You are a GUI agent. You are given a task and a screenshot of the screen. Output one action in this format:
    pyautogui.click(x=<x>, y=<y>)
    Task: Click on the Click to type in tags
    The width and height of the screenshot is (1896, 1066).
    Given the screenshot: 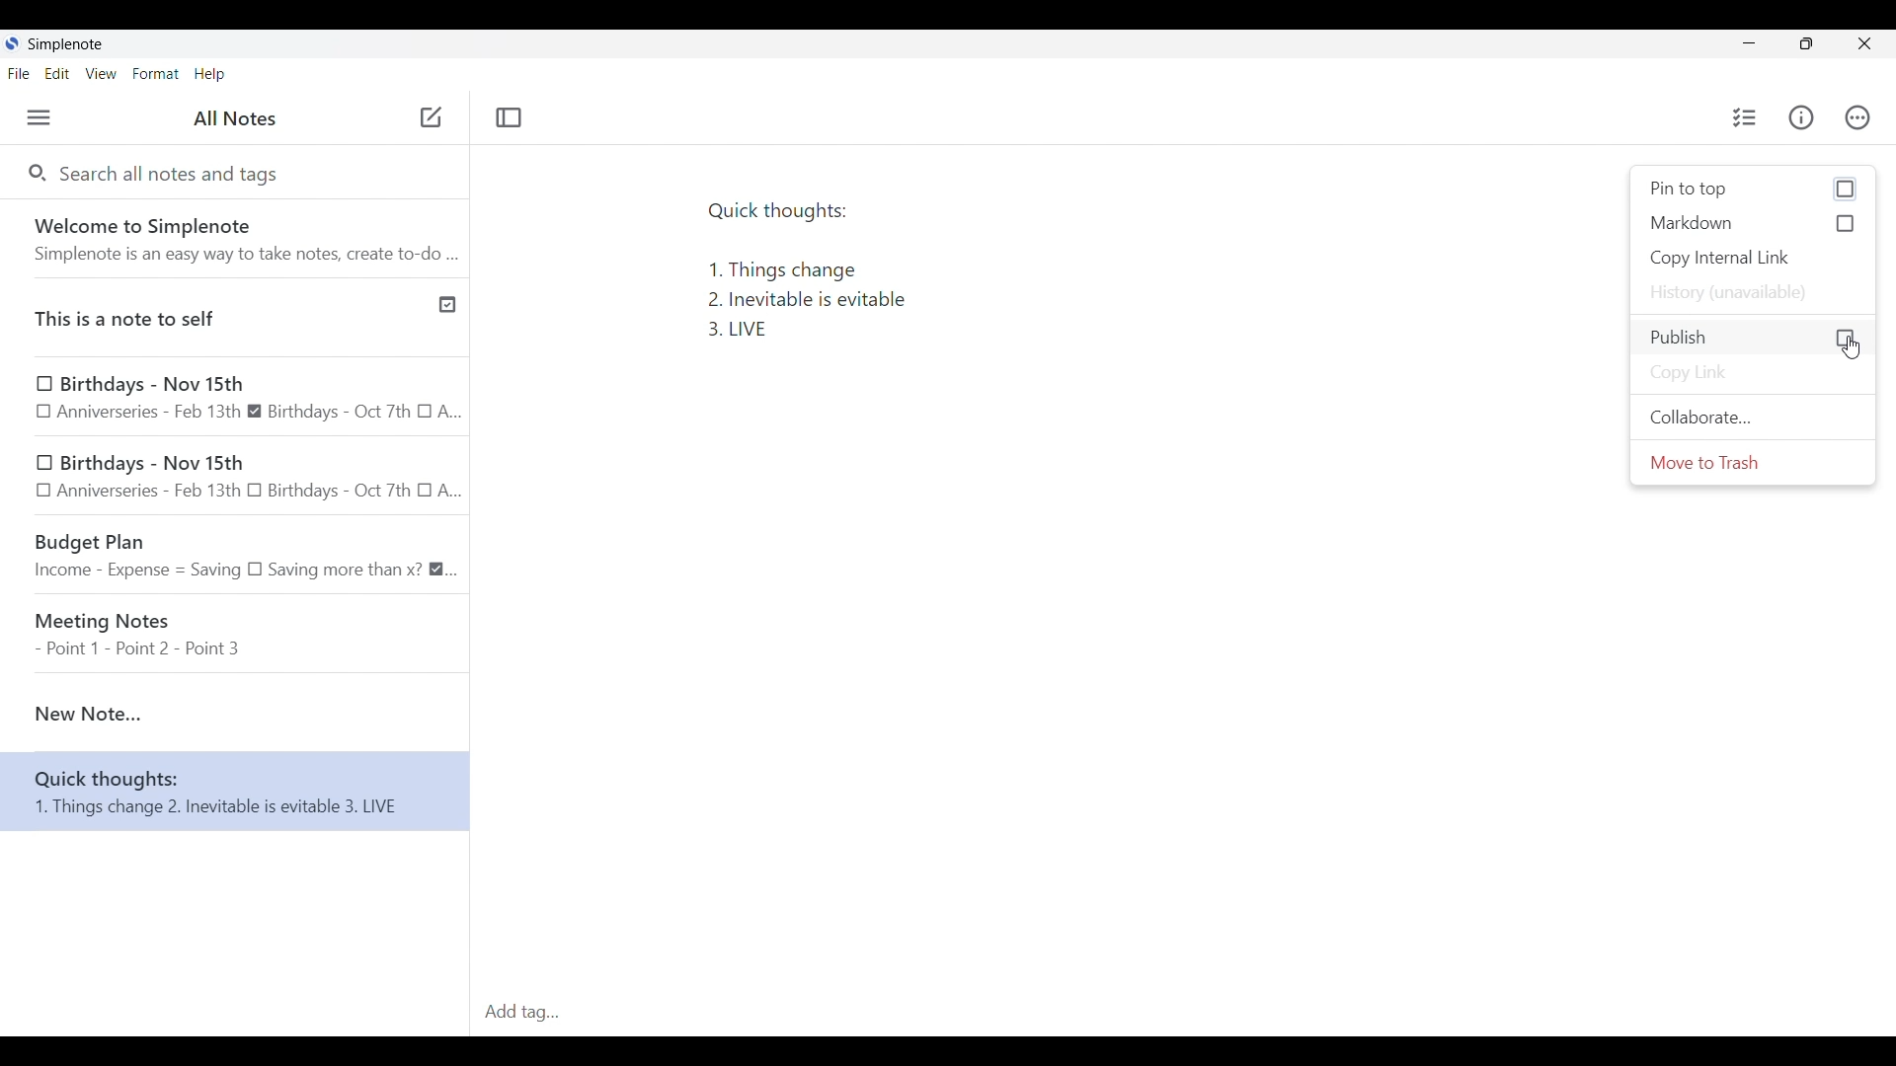 What is the action you would take?
    pyautogui.click(x=1181, y=1014)
    